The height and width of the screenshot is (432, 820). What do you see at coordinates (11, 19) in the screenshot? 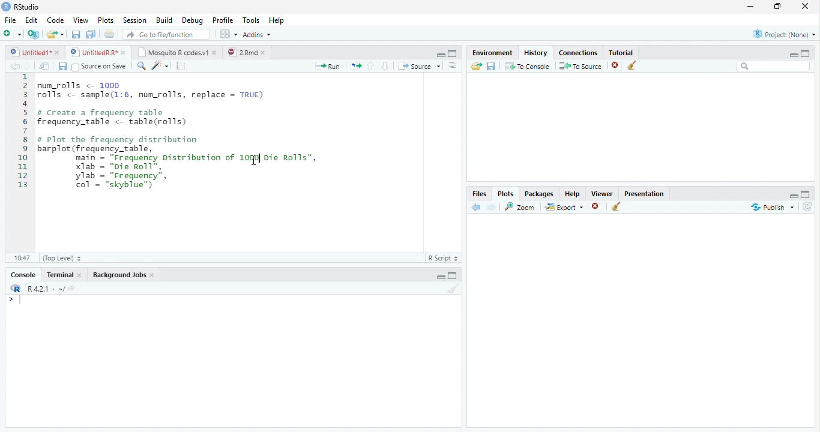
I see `File` at bounding box center [11, 19].